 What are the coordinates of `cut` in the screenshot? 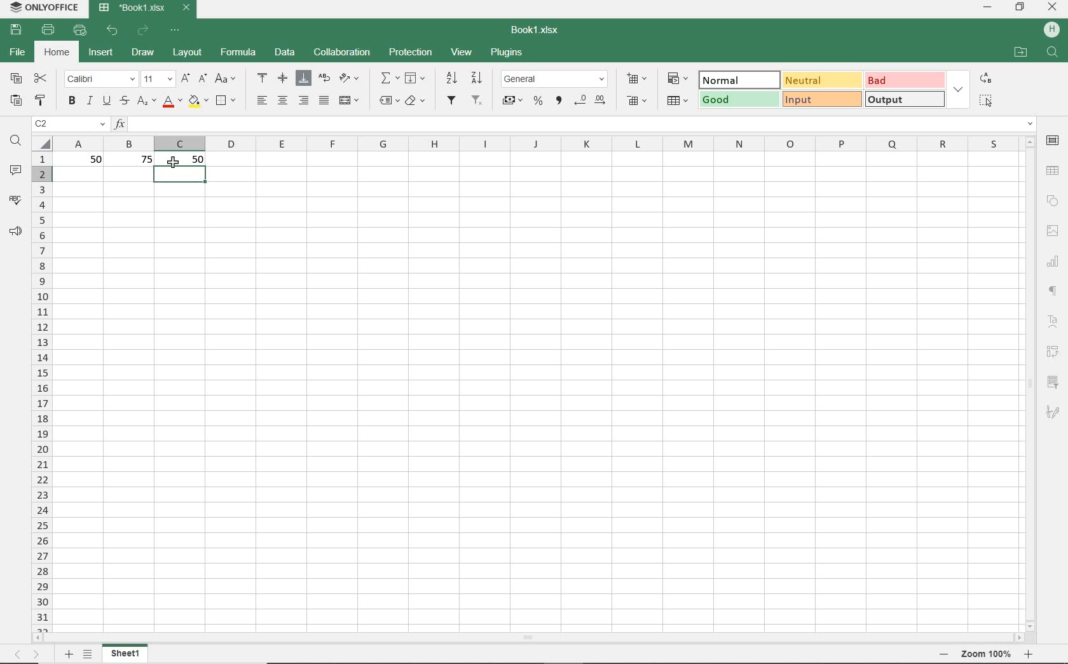 It's located at (41, 79).